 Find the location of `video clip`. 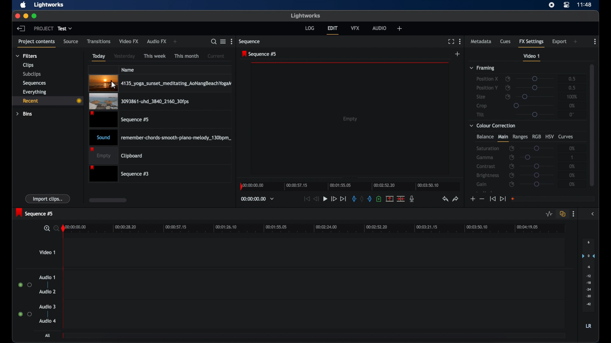

video clip is located at coordinates (160, 83).